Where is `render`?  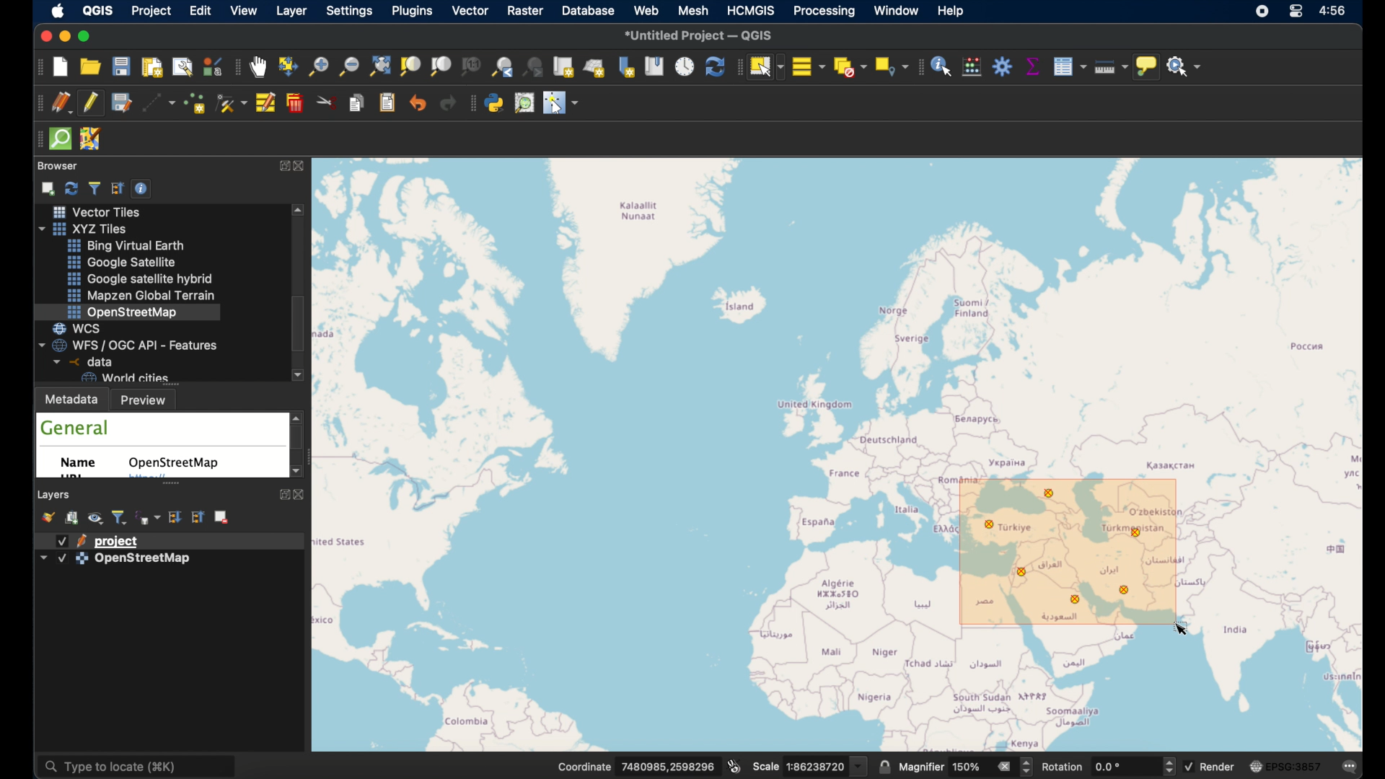 render is located at coordinates (1219, 766).